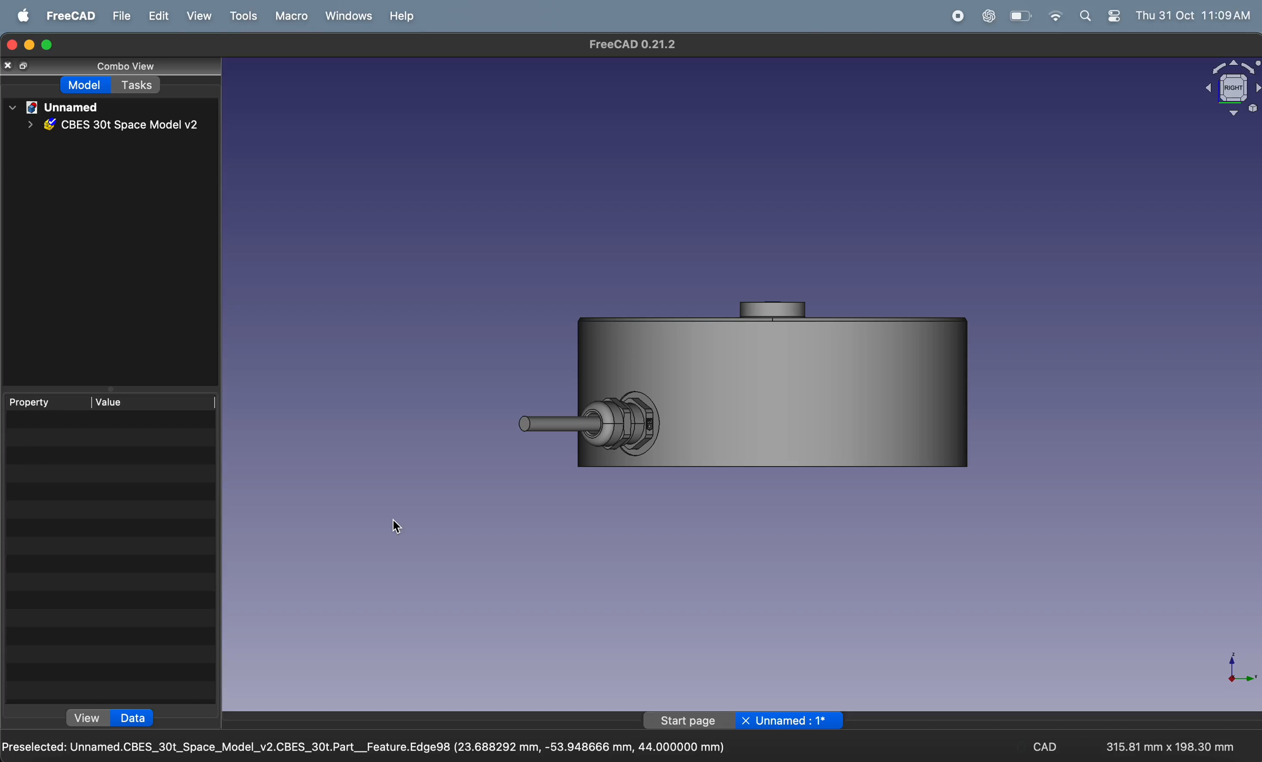  I want to click on CAD, so click(1047, 746).